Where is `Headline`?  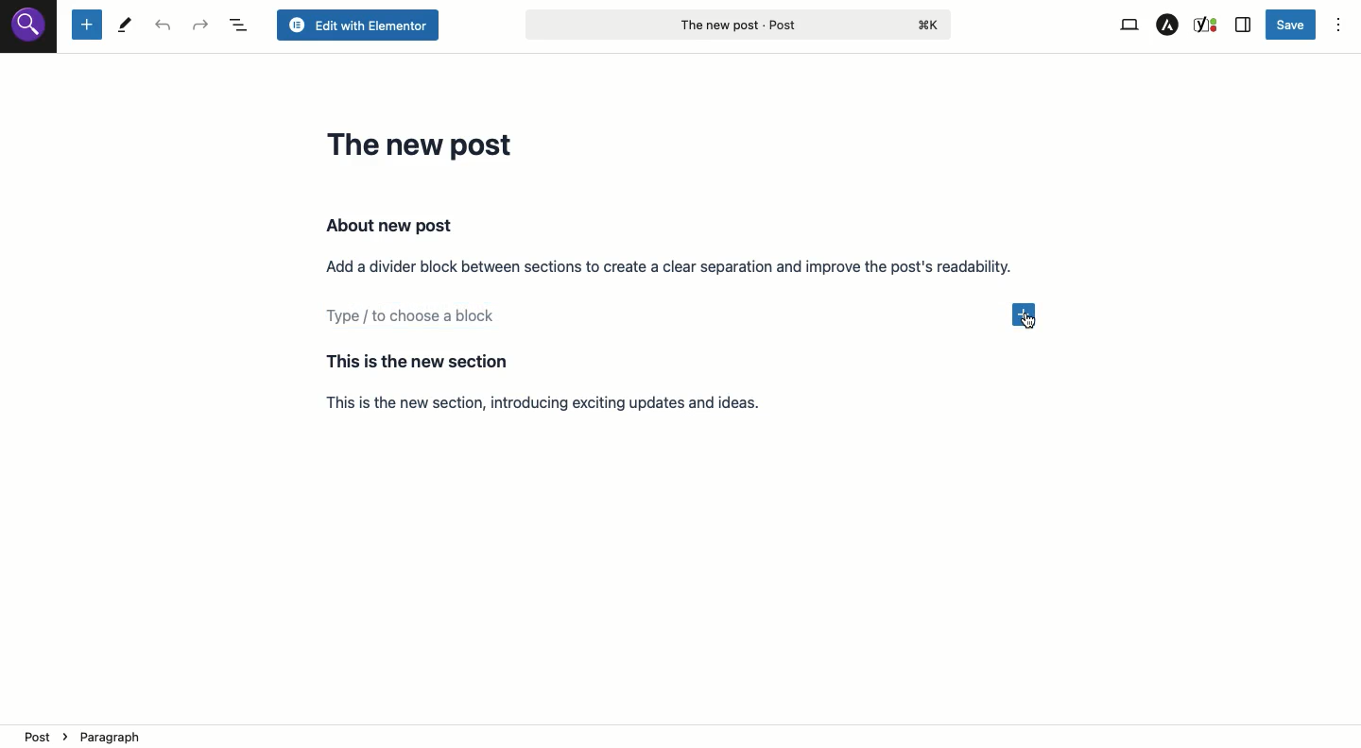
Headline is located at coordinates (424, 144).